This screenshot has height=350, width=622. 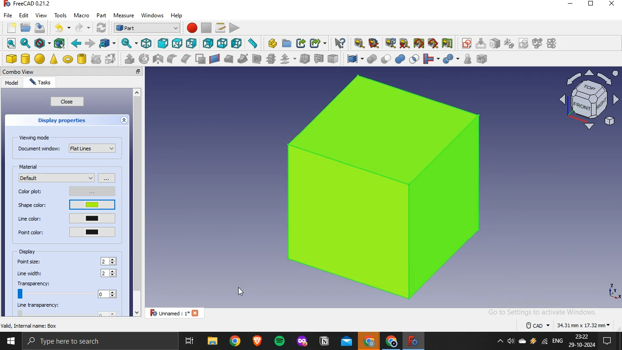 I want to click on type here to search, so click(x=67, y=342).